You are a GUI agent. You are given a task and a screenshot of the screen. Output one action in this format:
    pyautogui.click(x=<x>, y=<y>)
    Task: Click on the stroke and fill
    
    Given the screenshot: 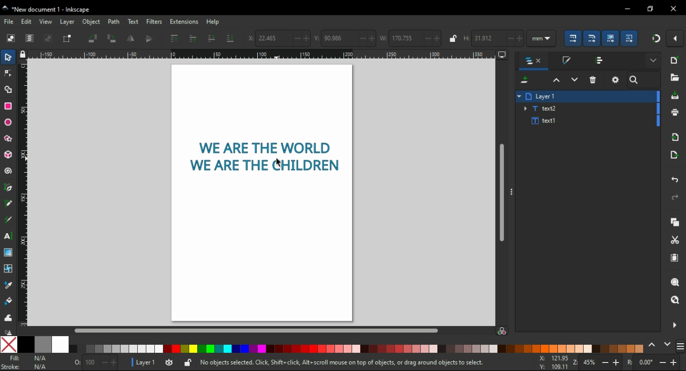 What is the action you would take?
    pyautogui.click(x=566, y=60)
    